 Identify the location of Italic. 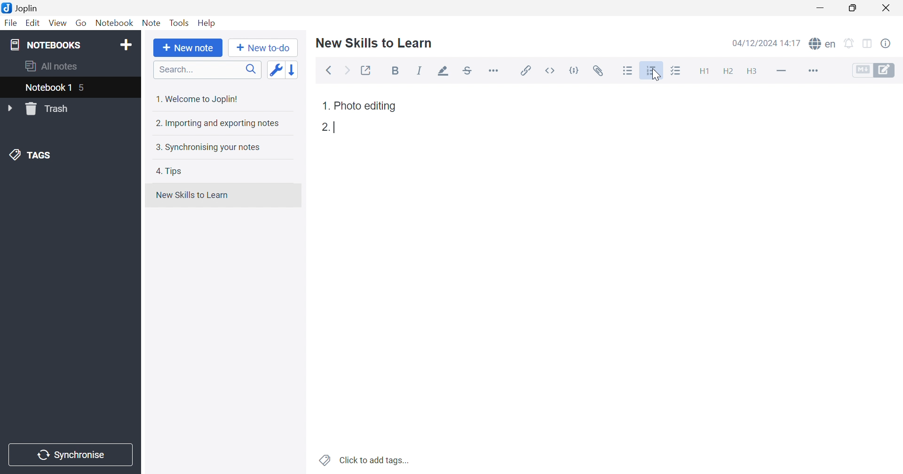
(420, 71).